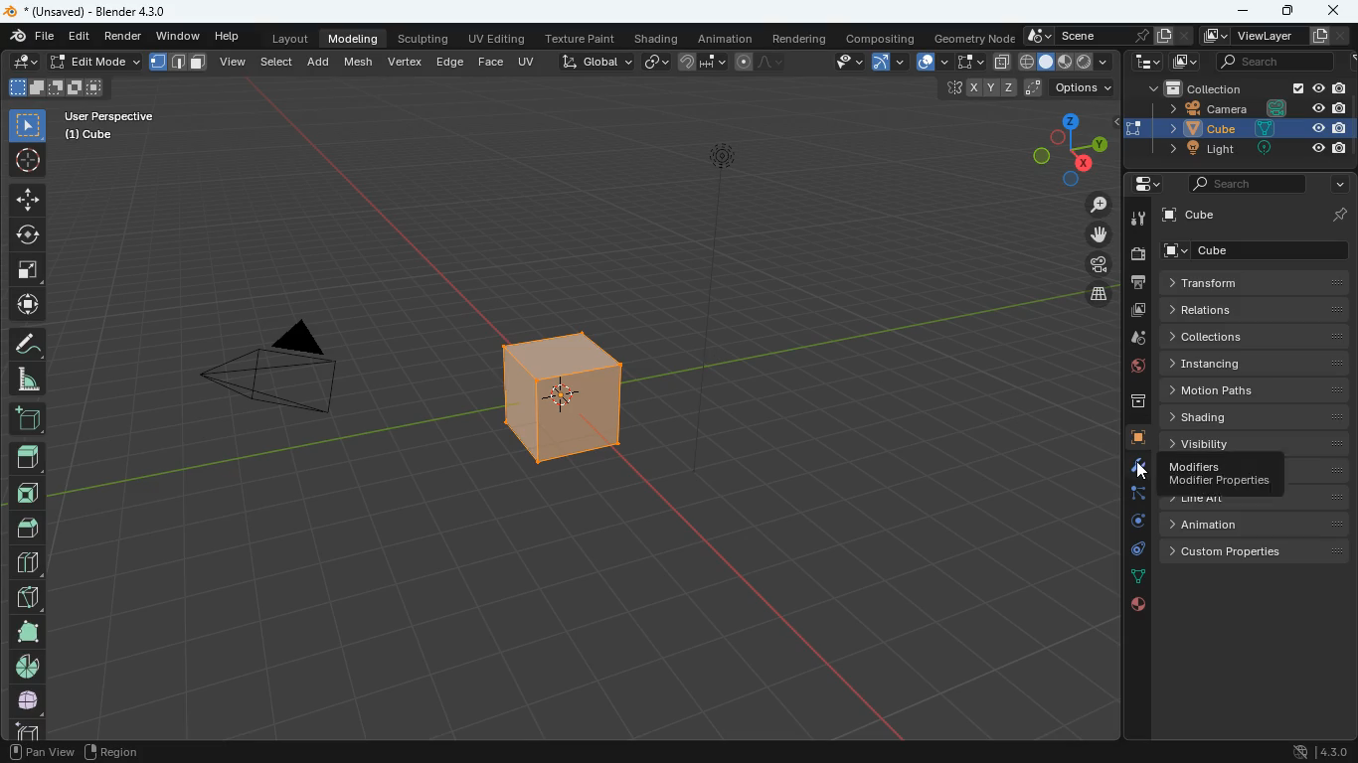 The width and height of the screenshot is (1358, 763). Describe the element at coordinates (1339, 185) in the screenshot. I see `more` at that location.